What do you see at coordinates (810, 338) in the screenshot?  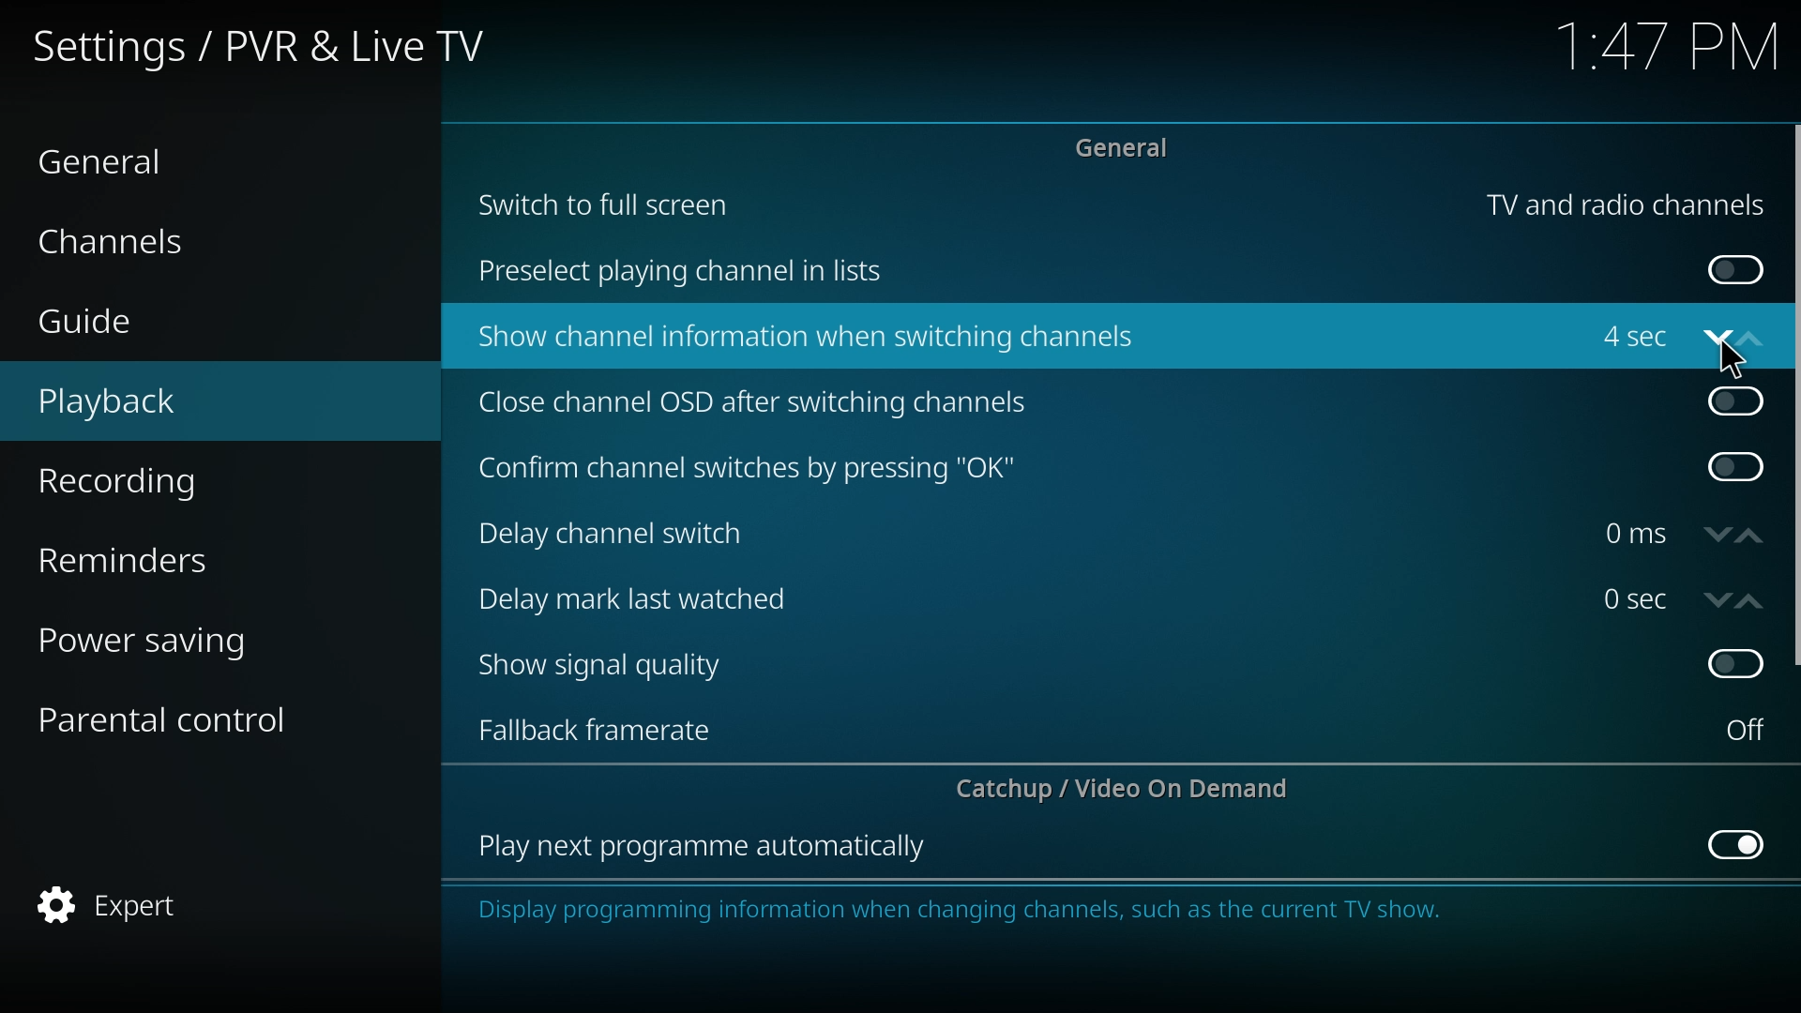 I see `show channel info when switching channels` at bounding box center [810, 338].